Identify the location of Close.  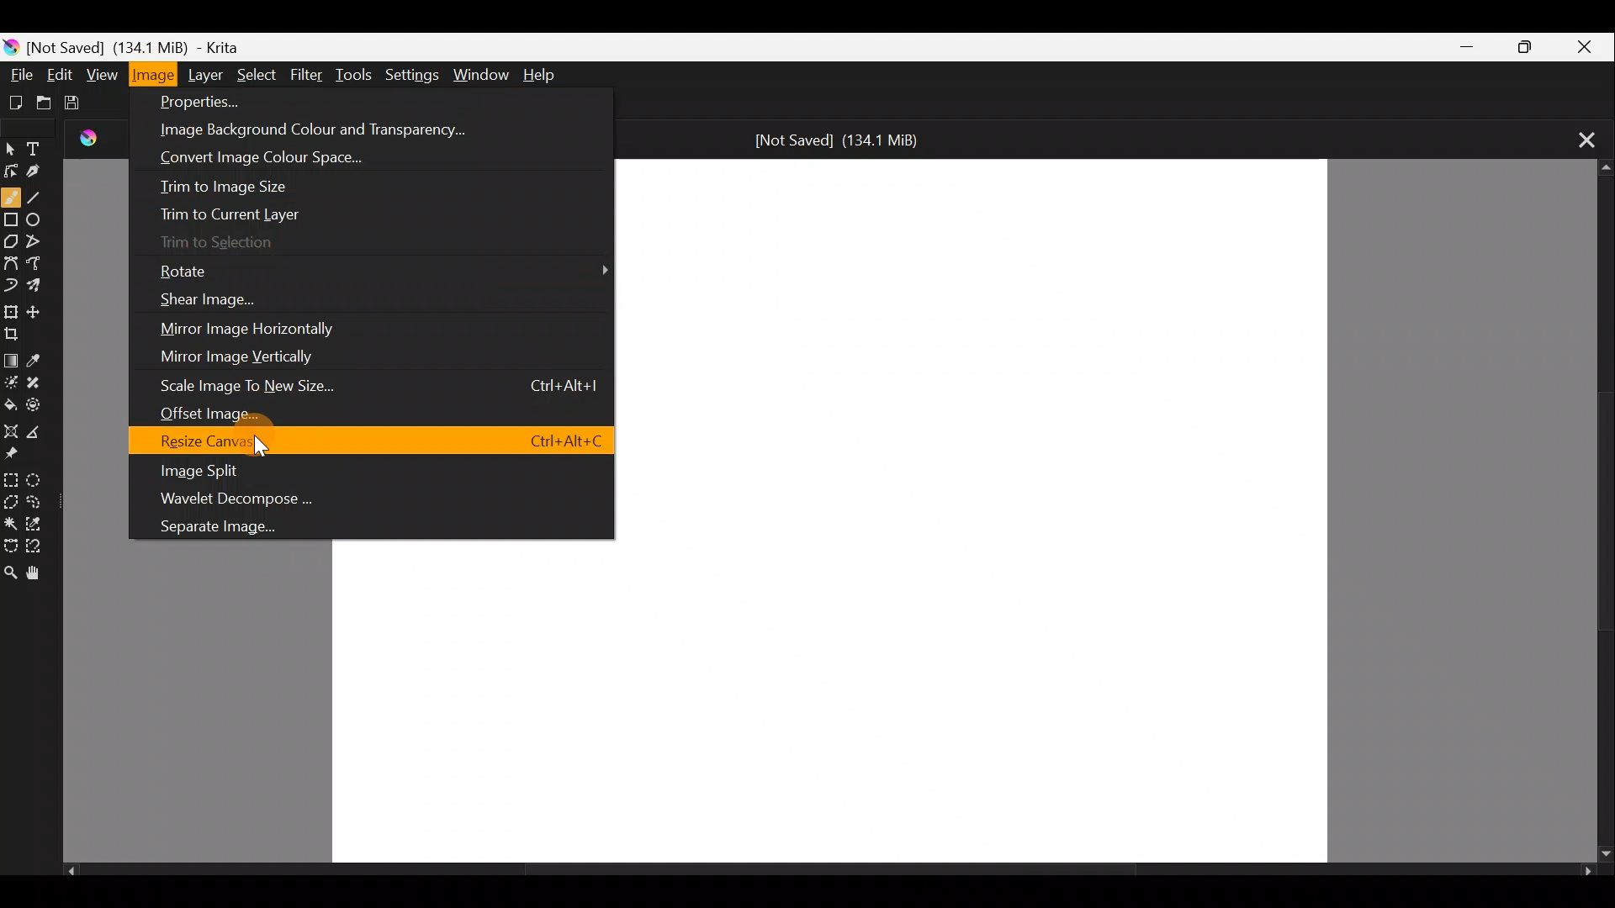
(1584, 46).